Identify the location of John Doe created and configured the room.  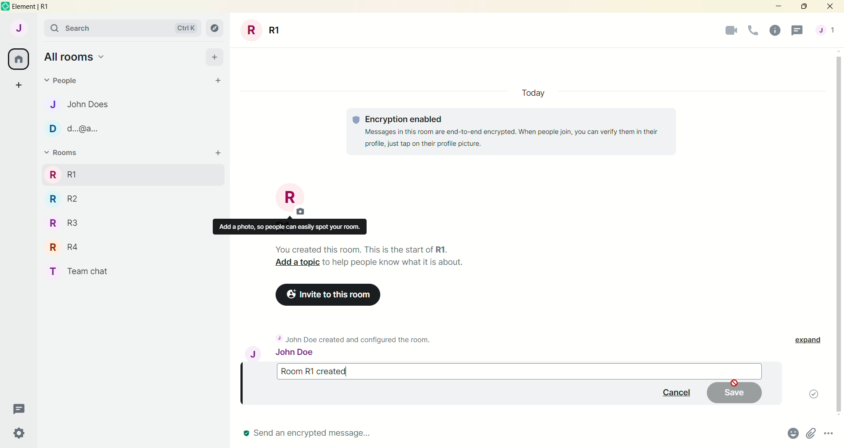
(361, 339).